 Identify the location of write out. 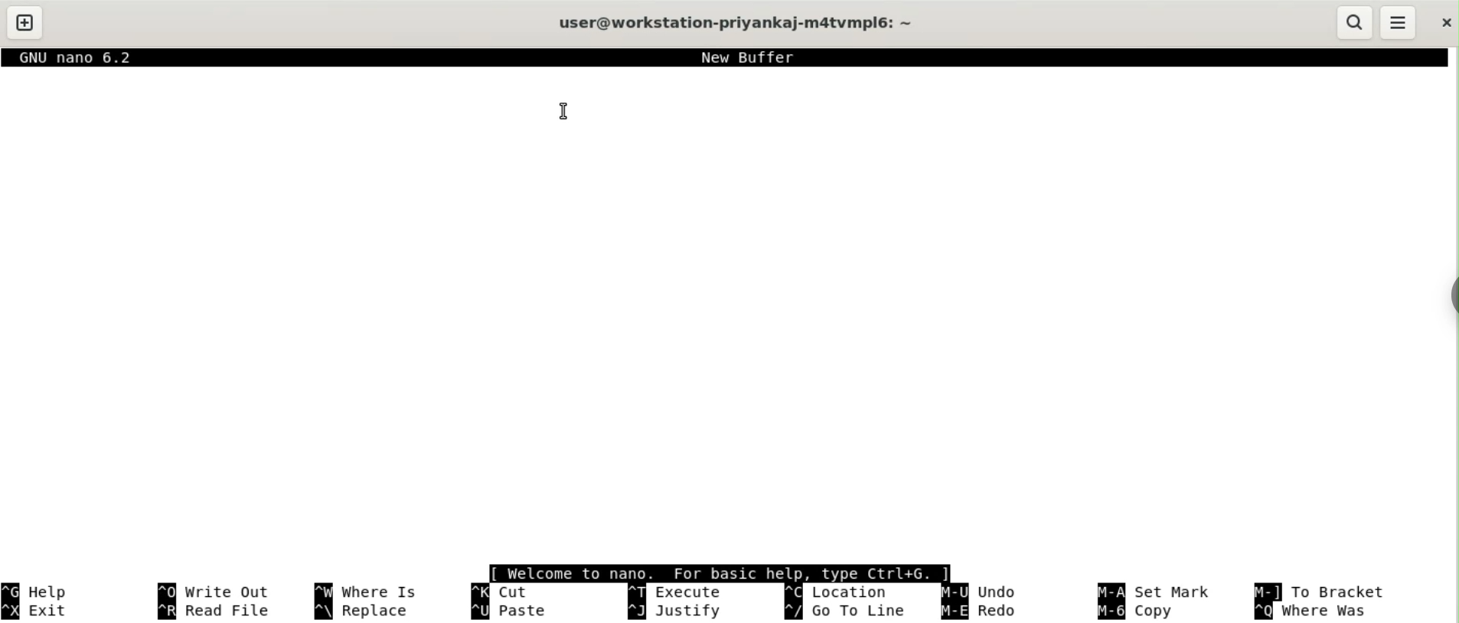
(217, 592).